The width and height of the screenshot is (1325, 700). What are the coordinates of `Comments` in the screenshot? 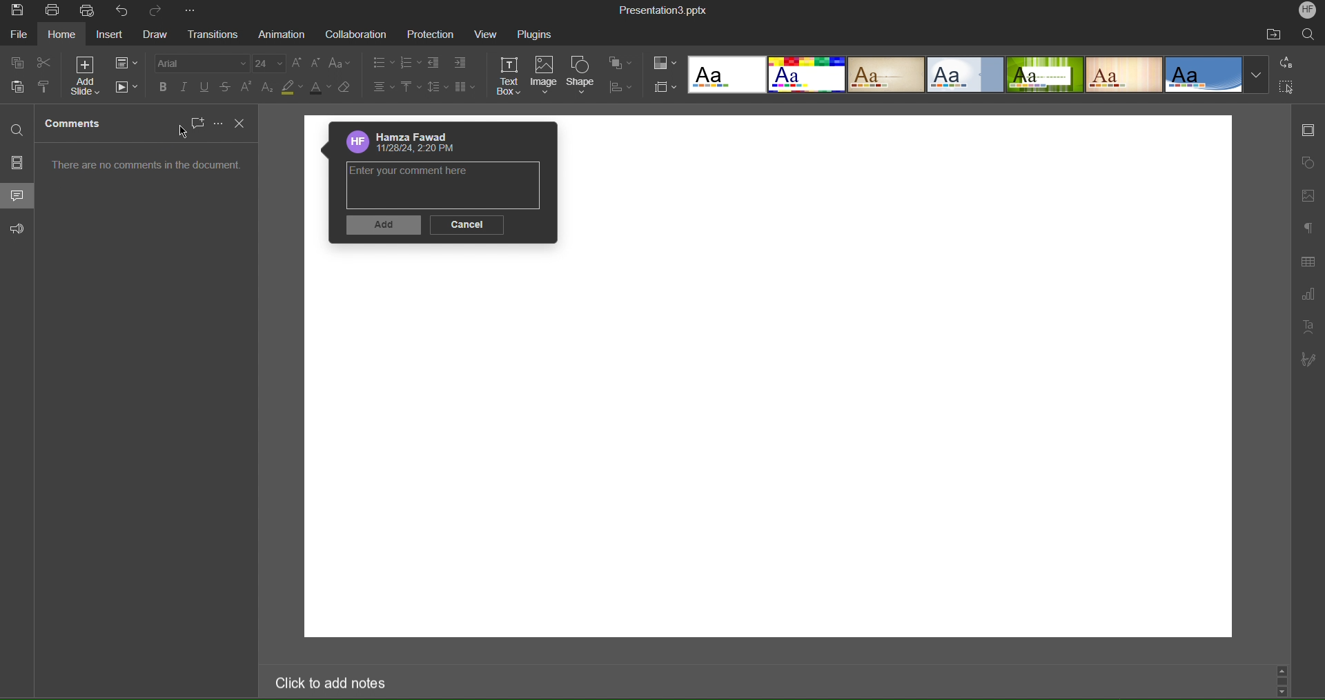 It's located at (75, 124).